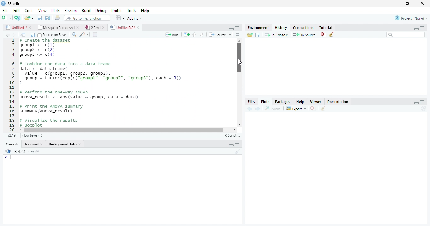  What do you see at coordinates (172, 35) in the screenshot?
I see `Run` at bounding box center [172, 35].